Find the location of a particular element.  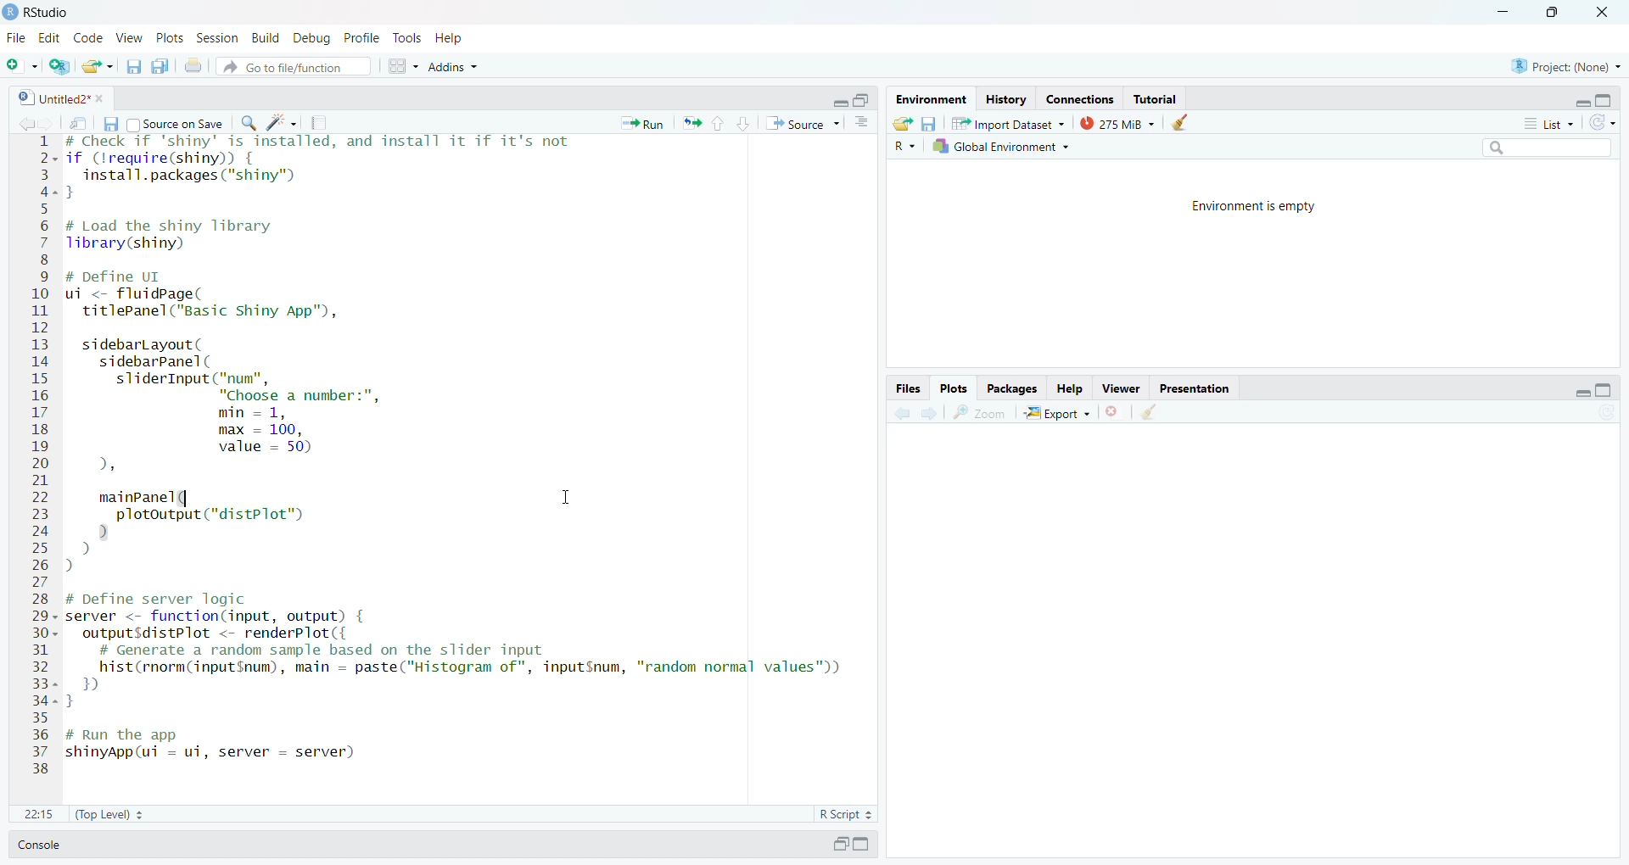

minimize is located at coordinates (1582, 393).